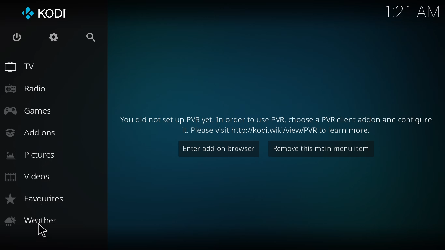  What do you see at coordinates (27, 176) in the screenshot?
I see `videos` at bounding box center [27, 176].